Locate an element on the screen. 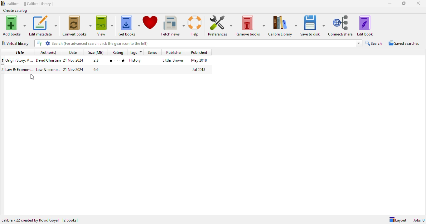 This screenshot has height=224, width=426. preferences is located at coordinates (219, 26).